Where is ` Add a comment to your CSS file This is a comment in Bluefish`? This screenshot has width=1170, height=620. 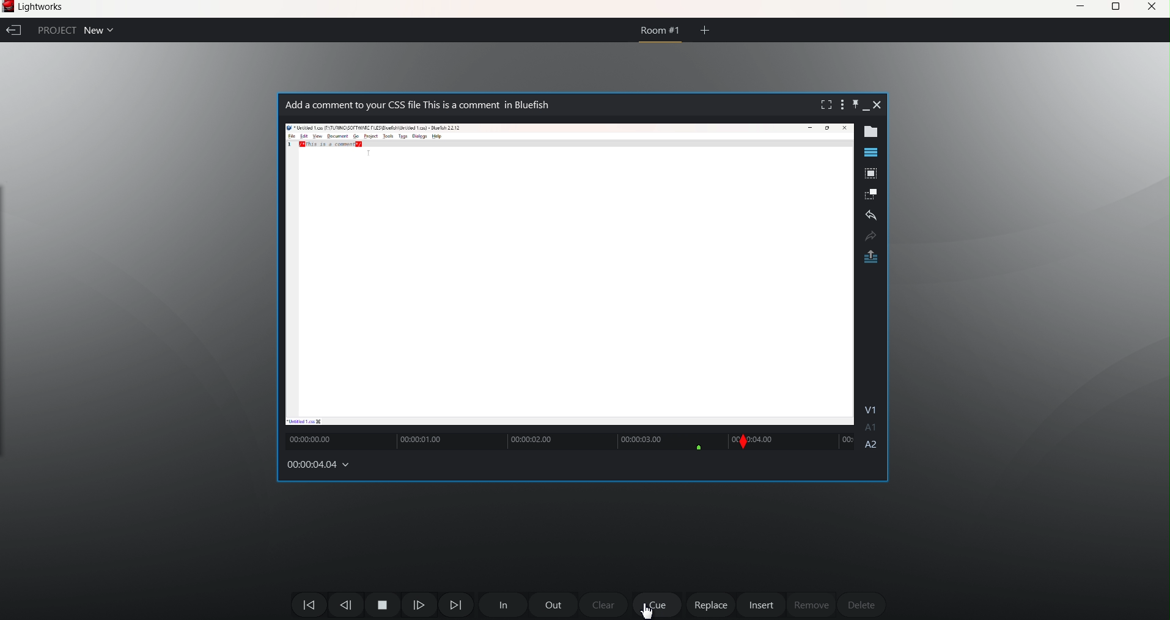  Add a comment to your CSS file This is a comment in Bluefish is located at coordinates (428, 105).